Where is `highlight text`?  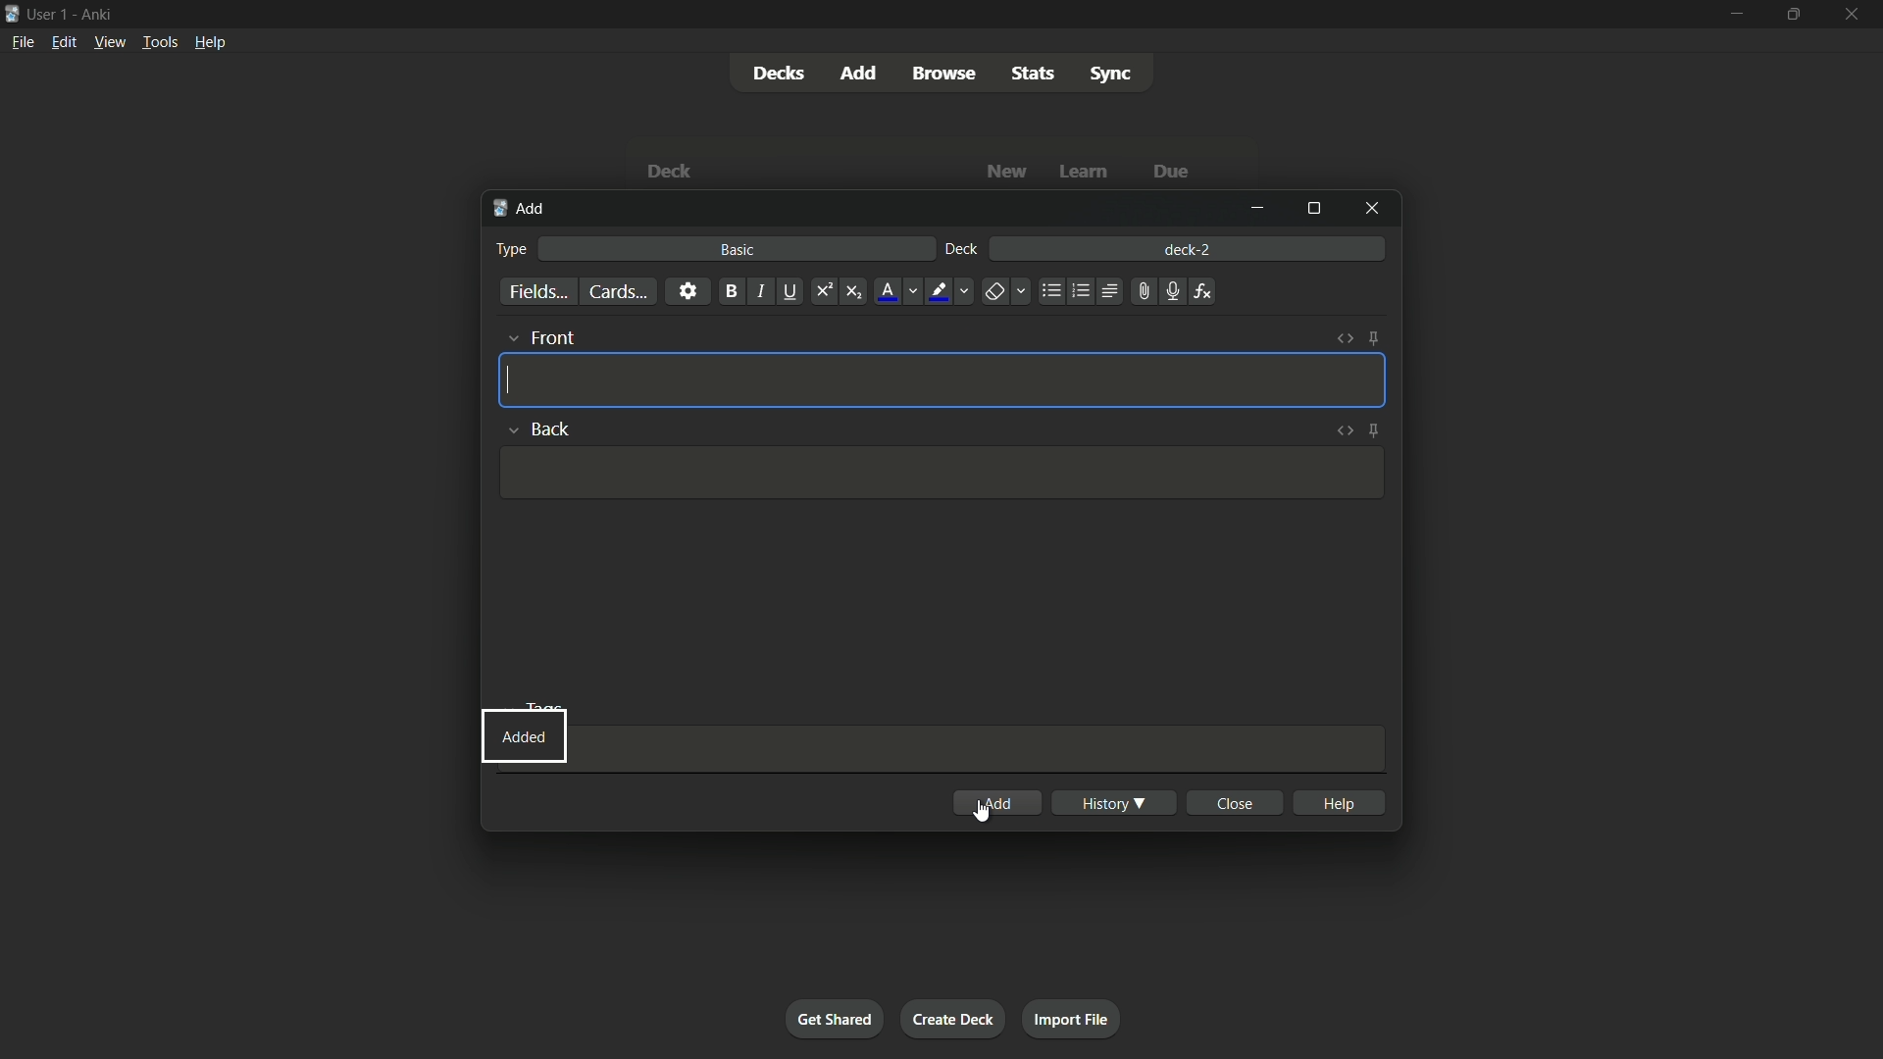 highlight text is located at coordinates (952, 292).